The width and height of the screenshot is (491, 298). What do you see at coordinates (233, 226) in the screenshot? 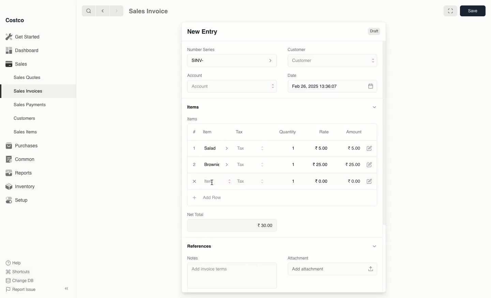
I see `30.00` at bounding box center [233, 226].